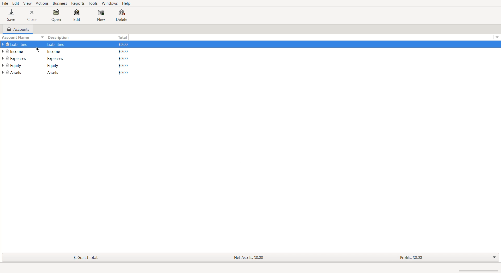 This screenshot has width=501, height=273. I want to click on Description, so click(53, 72).